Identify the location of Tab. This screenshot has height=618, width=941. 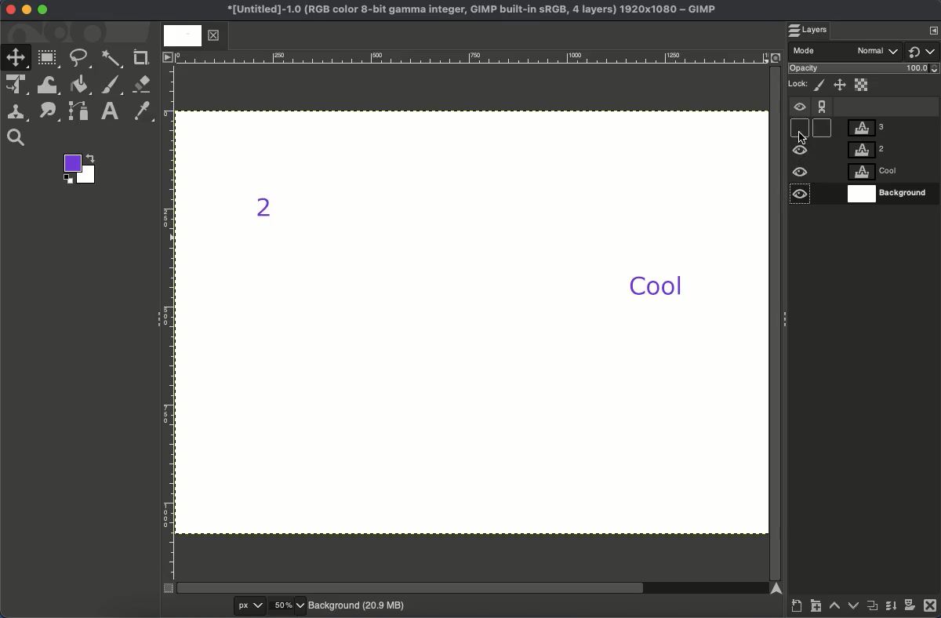
(191, 36).